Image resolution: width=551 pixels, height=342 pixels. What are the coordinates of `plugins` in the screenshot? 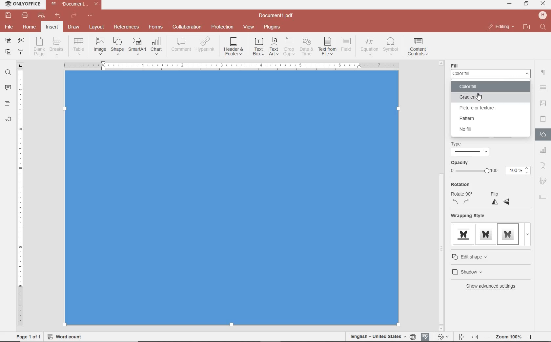 It's located at (273, 27).